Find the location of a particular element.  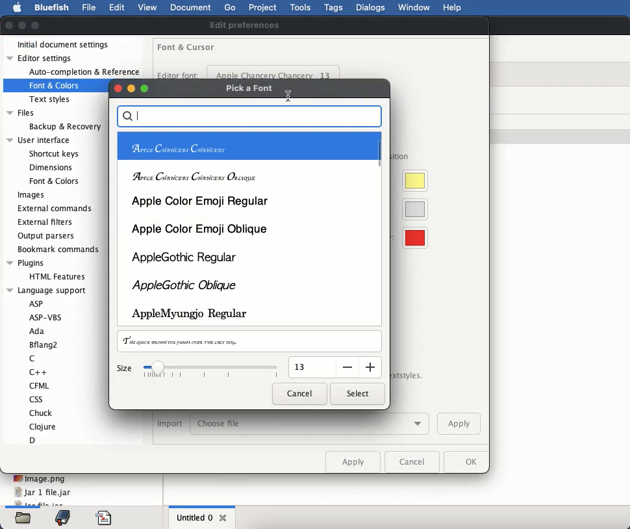

editor font is located at coordinates (179, 77).